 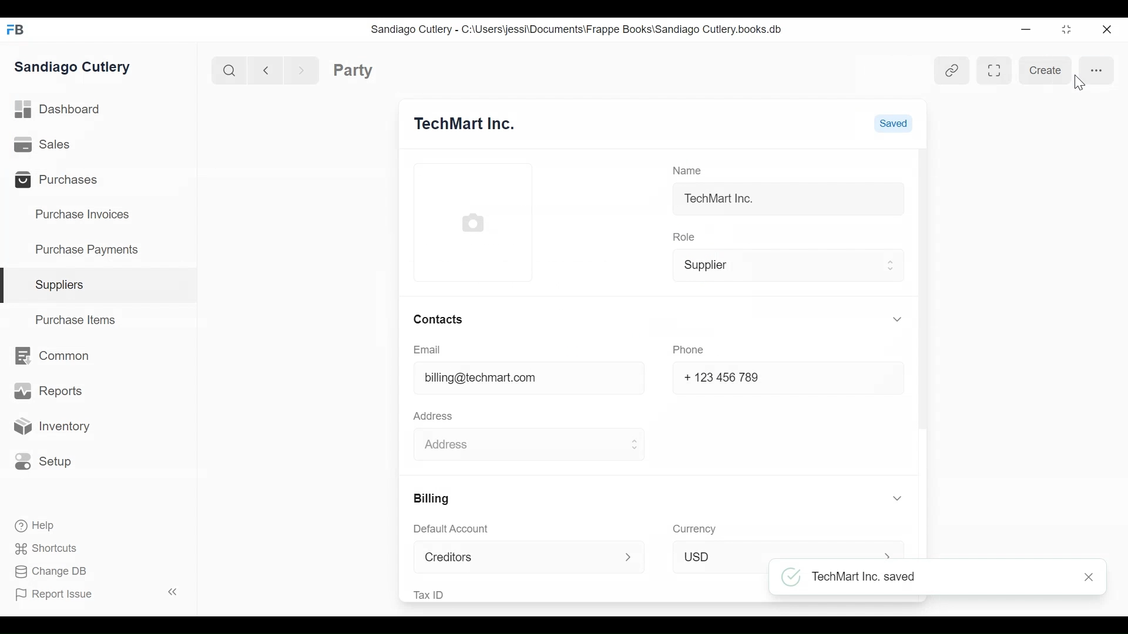 What do you see at coordinates (1108, 32) in the screenshot?
I see `close` at bounding box center [1108, 32].